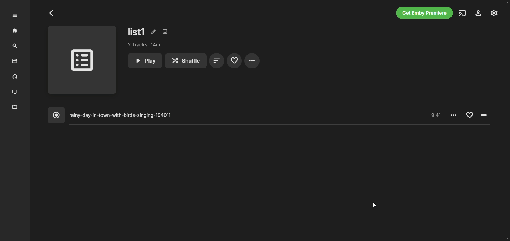  What do you see at coordinates (234, 61) in the screenshot?
I see `favorites` at bounding box center [234, 61].